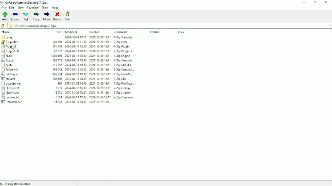 This screenshot has height=186, width=332. What do you see at coordinates (65, 102) in the screenshot?
I see `Uninstall.exe` at bounding box center [65, 102].